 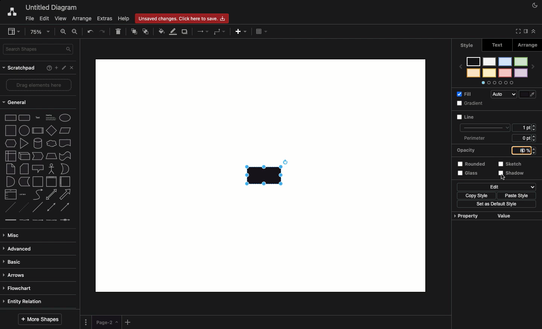 I want to click on Copy style, so click(x=474, y=195).